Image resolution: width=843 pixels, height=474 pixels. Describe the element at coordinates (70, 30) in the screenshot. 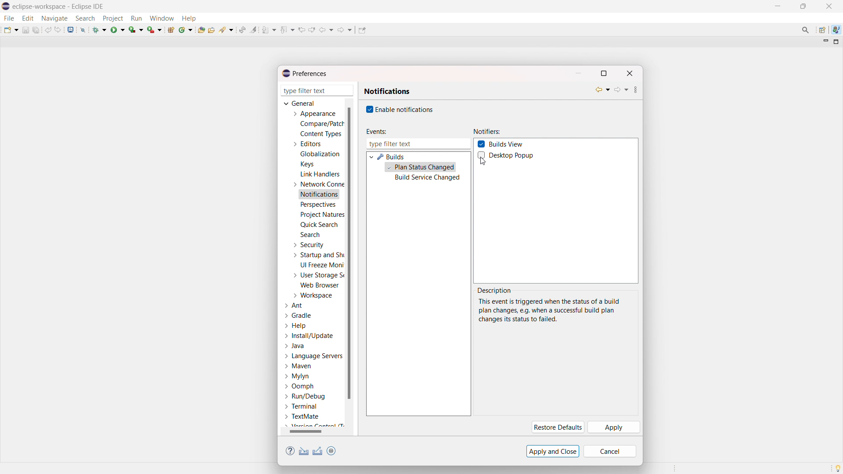

I see `open console` at that location.